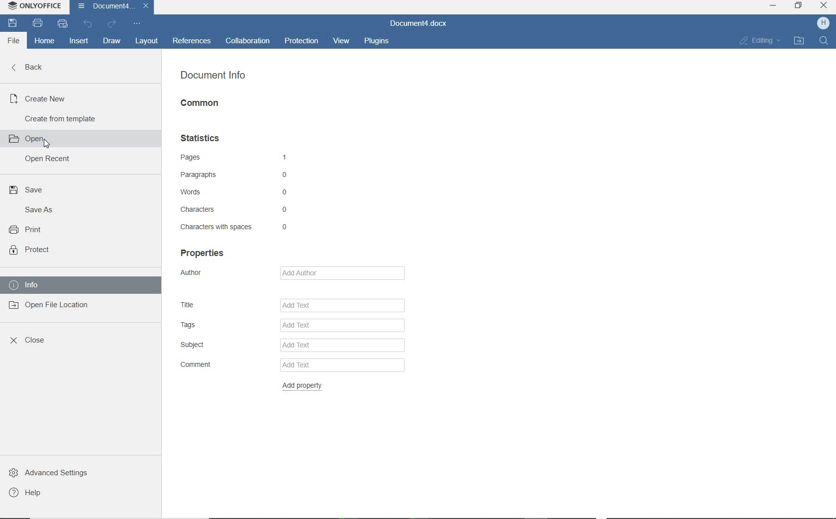  Describe the element at coordinates (46, 160) in the screenshot. I see `open recent` at that location.